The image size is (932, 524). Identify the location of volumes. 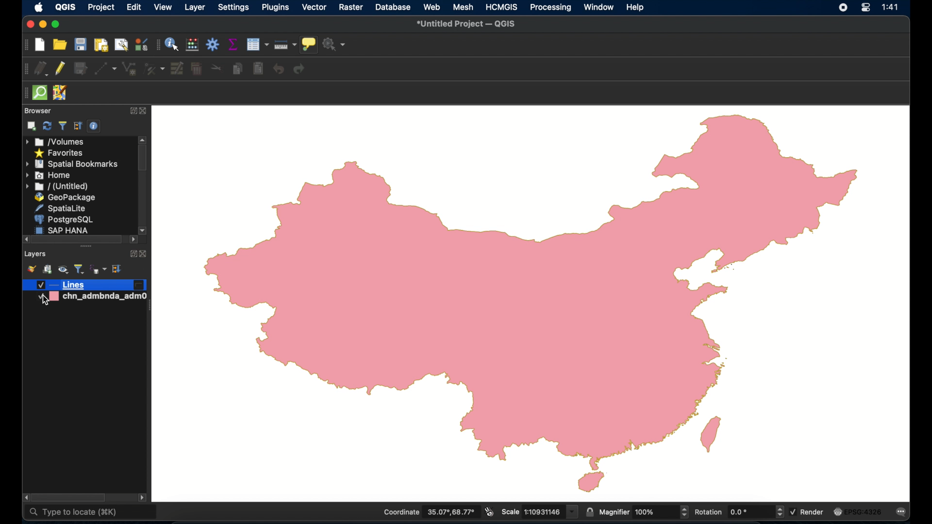
(55, 142).